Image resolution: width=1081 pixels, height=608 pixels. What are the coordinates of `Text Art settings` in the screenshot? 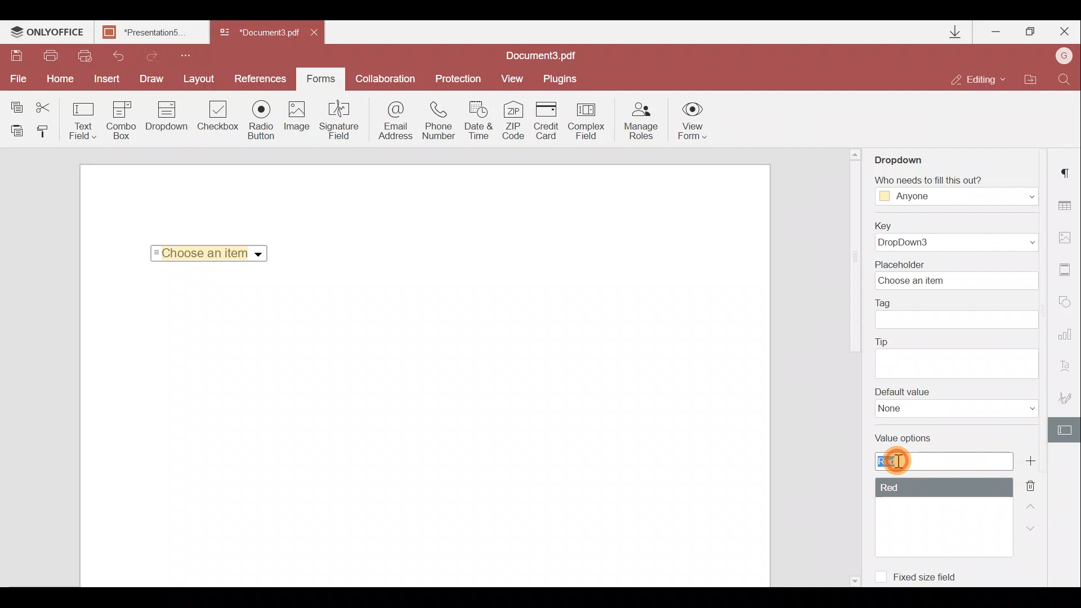 It's located at (1069, 365).